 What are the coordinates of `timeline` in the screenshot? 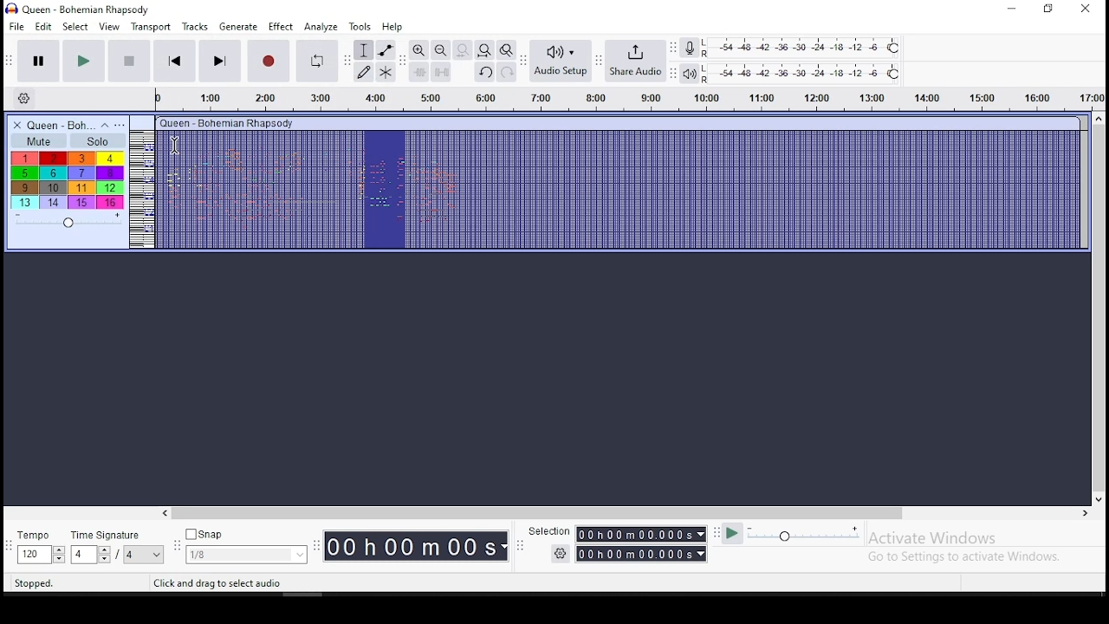 It's located at (630, 101).